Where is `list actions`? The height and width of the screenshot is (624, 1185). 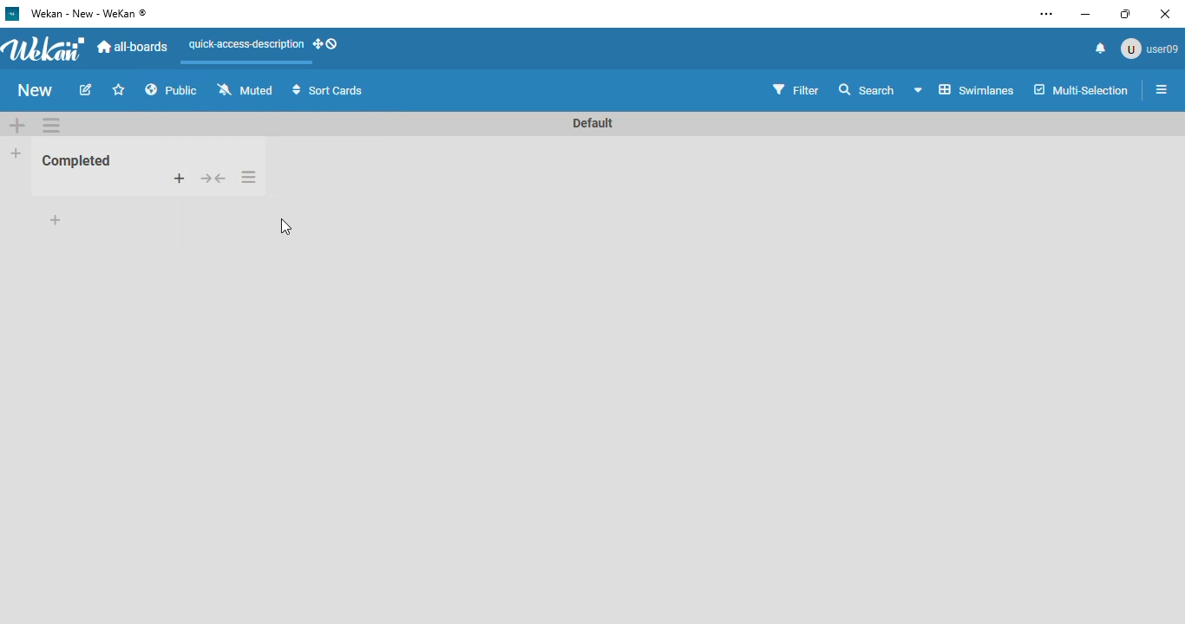 list actions is located at coordinates (248, 176).